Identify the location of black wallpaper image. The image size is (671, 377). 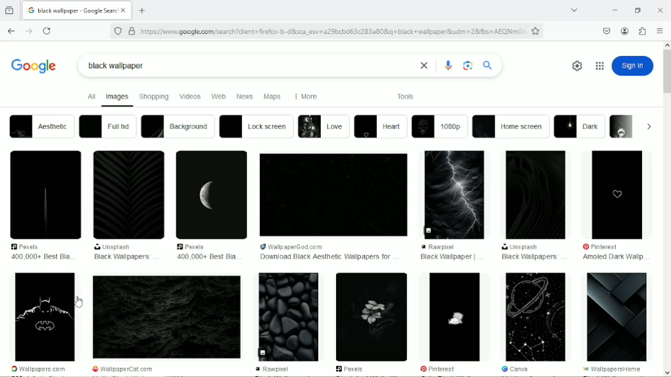
(618, 317).